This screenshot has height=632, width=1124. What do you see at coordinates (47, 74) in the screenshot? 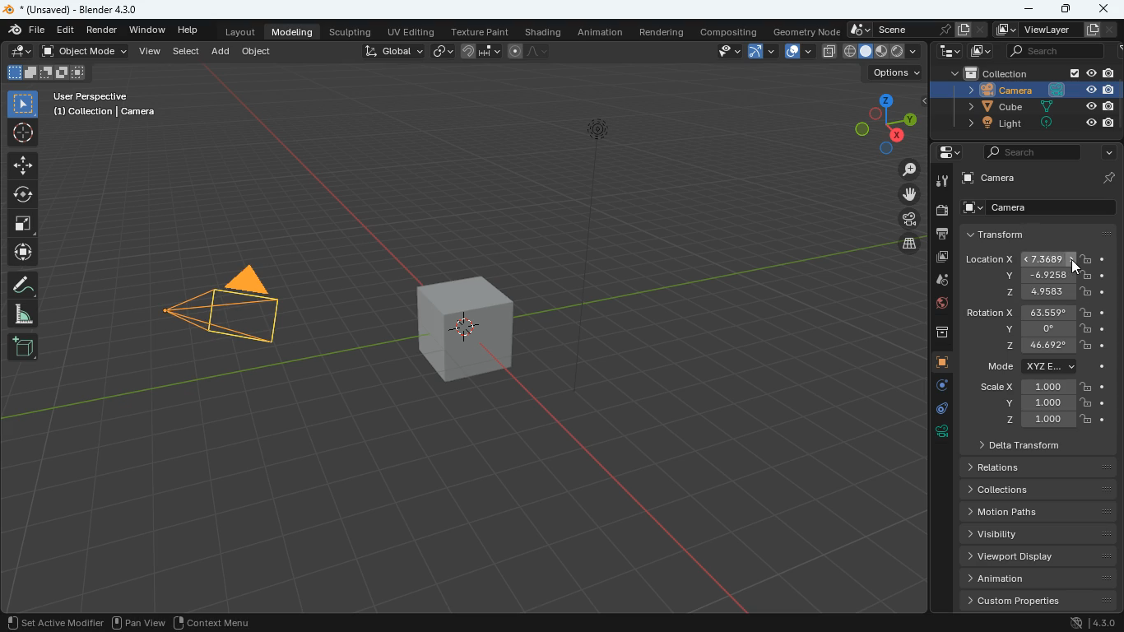
I see `cube` at bounding box center [47, 74].